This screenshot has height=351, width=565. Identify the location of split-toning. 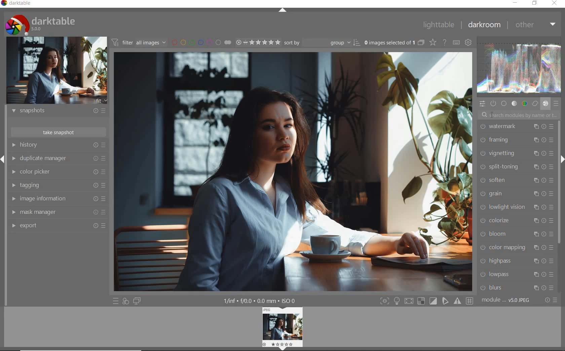
(517, 167).